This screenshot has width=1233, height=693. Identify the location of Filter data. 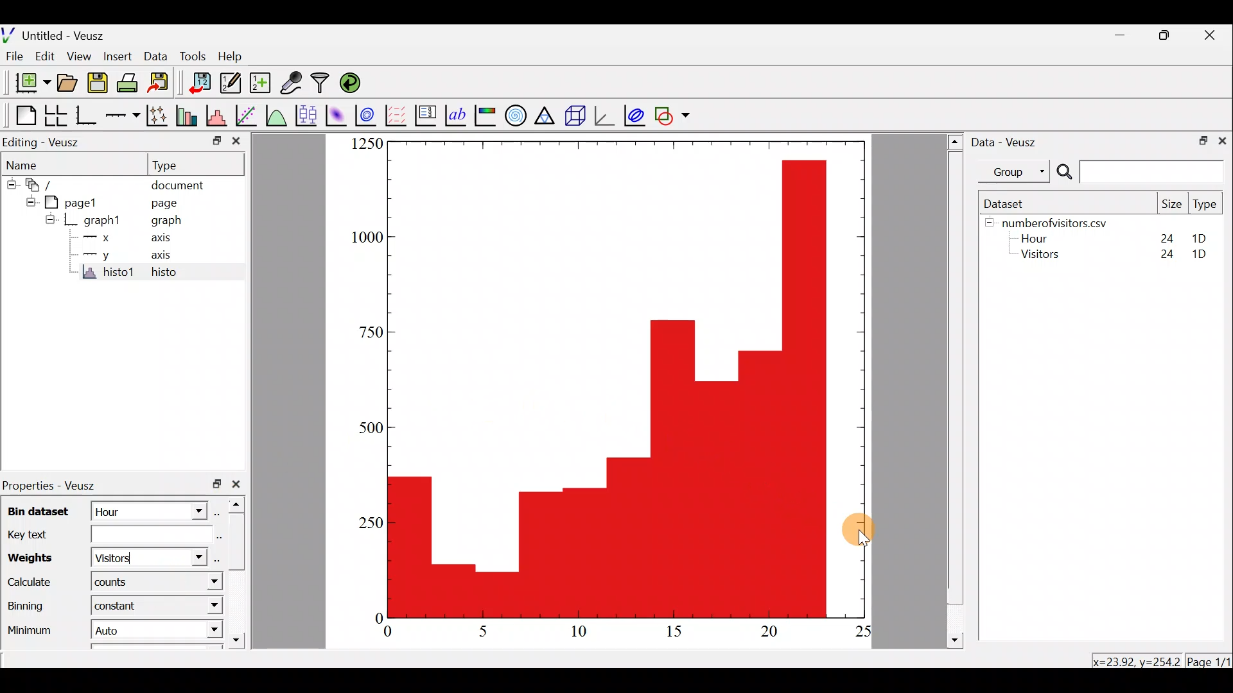
(320, 82).